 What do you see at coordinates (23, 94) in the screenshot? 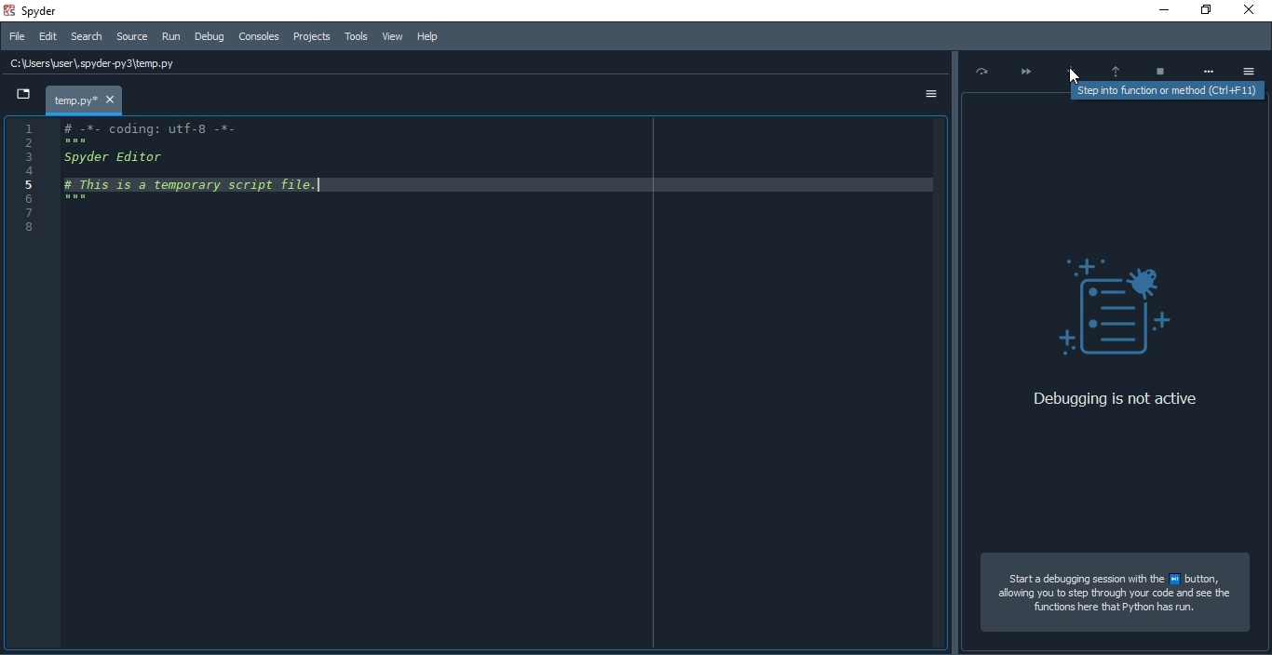
I see `dropdown` at bounding box center [23, 94].